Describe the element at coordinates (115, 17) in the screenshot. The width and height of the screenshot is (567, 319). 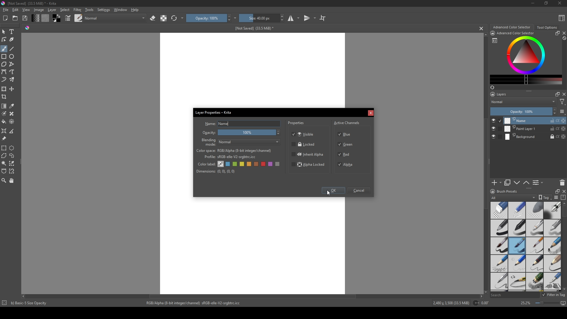
I see `normal` at that location.